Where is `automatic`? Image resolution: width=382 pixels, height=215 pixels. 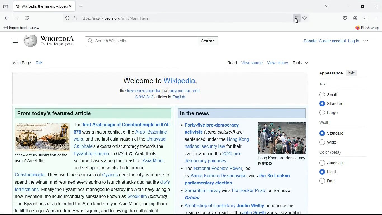 automatic is located at coordinates (332, 162).